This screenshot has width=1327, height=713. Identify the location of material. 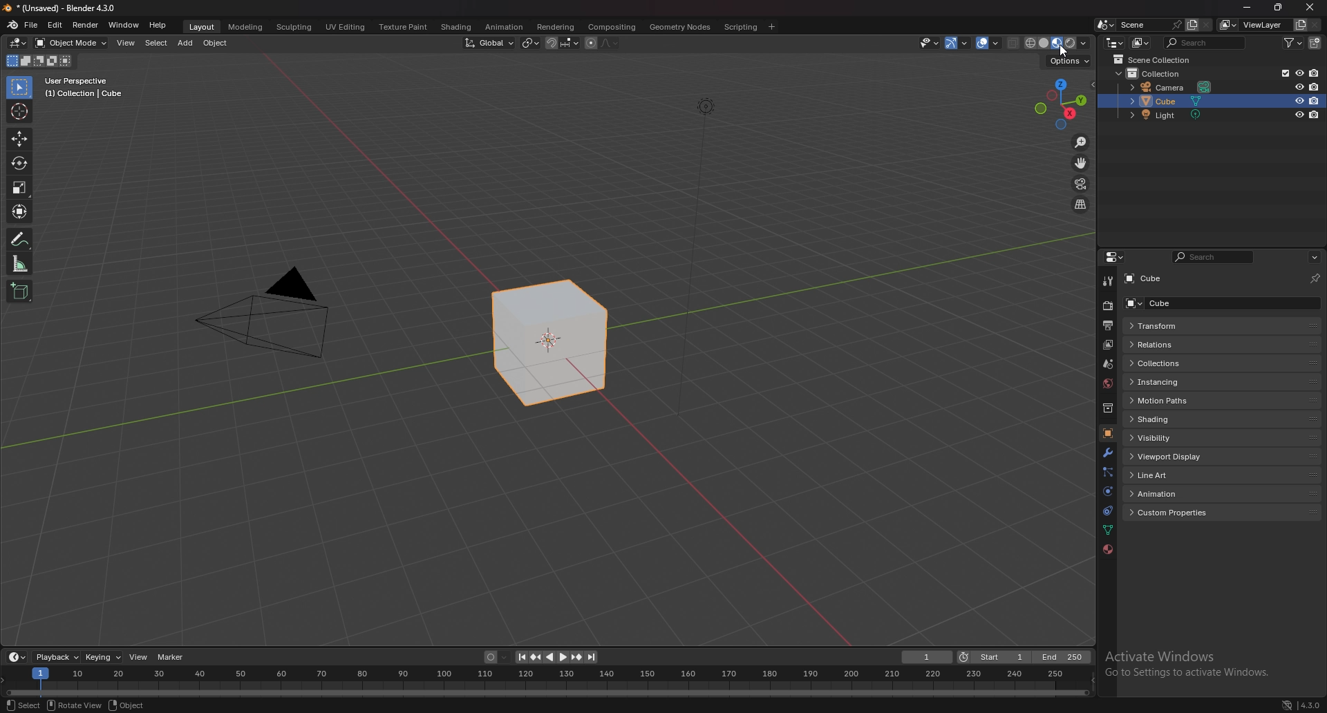
(1107, 550).